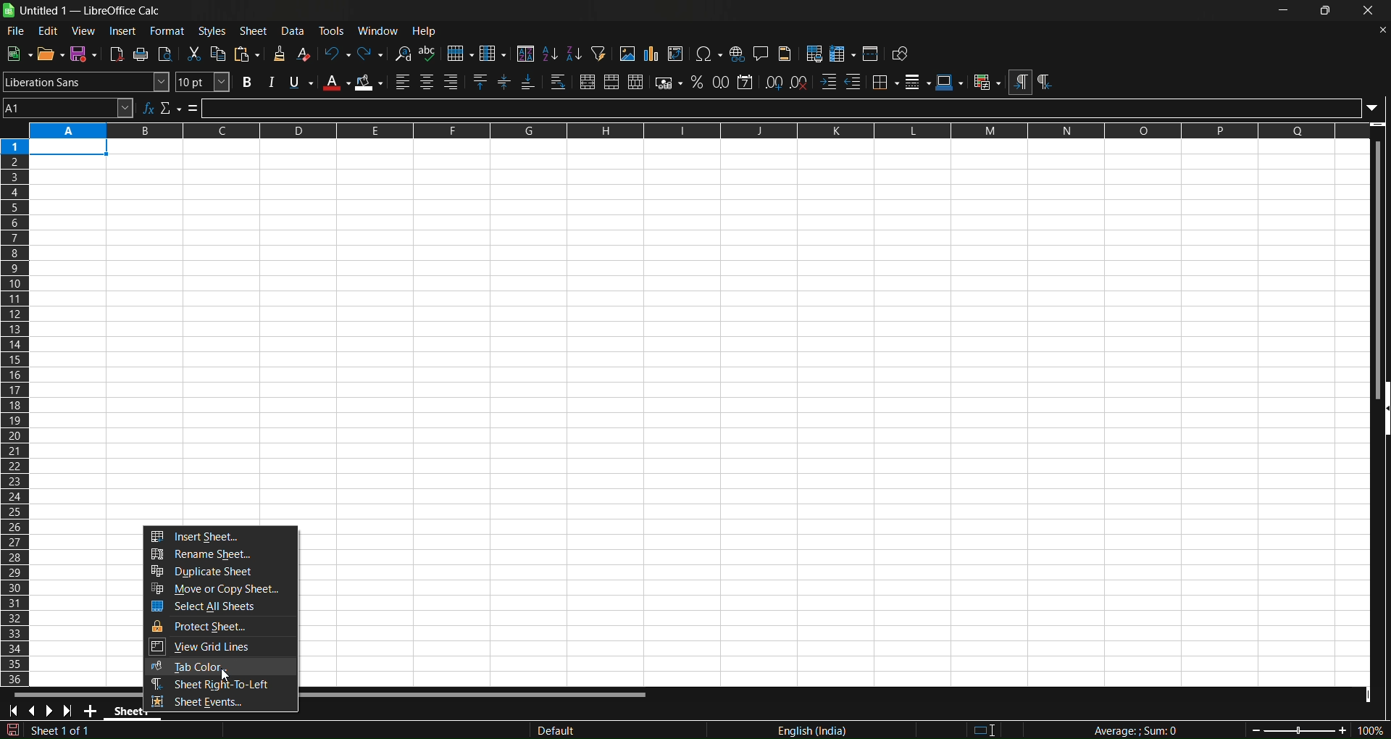 The image size is (1391, 739). Describe the element at coordinates (68, 107) in the screenshot. I see `name box` at that location.